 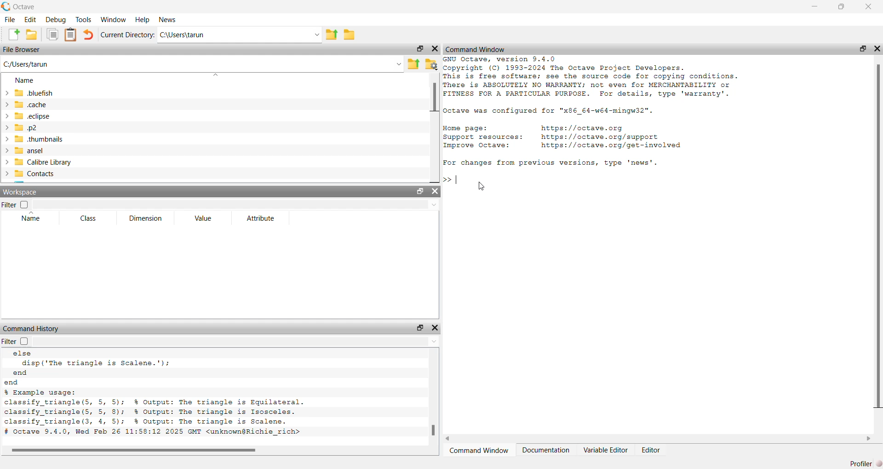 I want to click on filter input field, so click(x=240, y=342).